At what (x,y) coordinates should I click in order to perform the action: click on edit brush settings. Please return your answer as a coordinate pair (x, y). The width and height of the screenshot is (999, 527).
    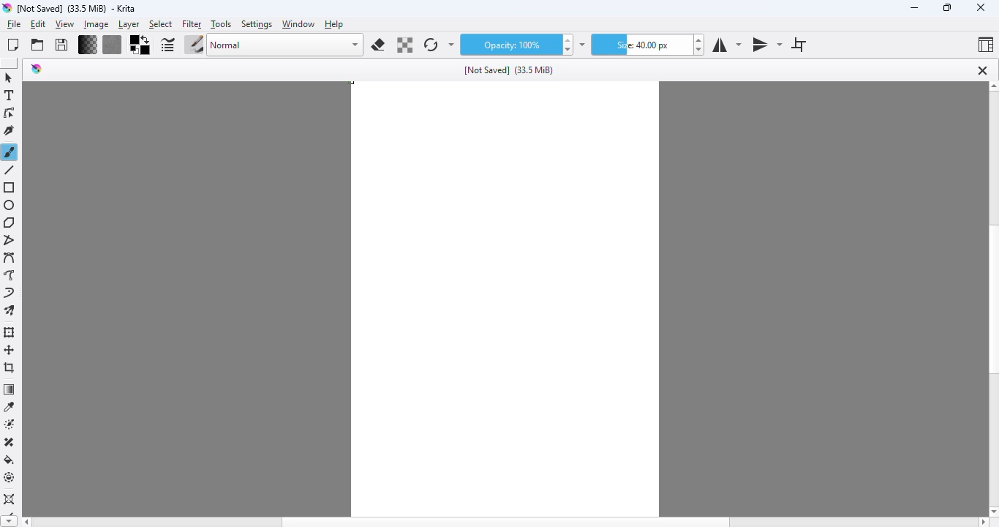
    Looking at the image, I should click on (168, 45).